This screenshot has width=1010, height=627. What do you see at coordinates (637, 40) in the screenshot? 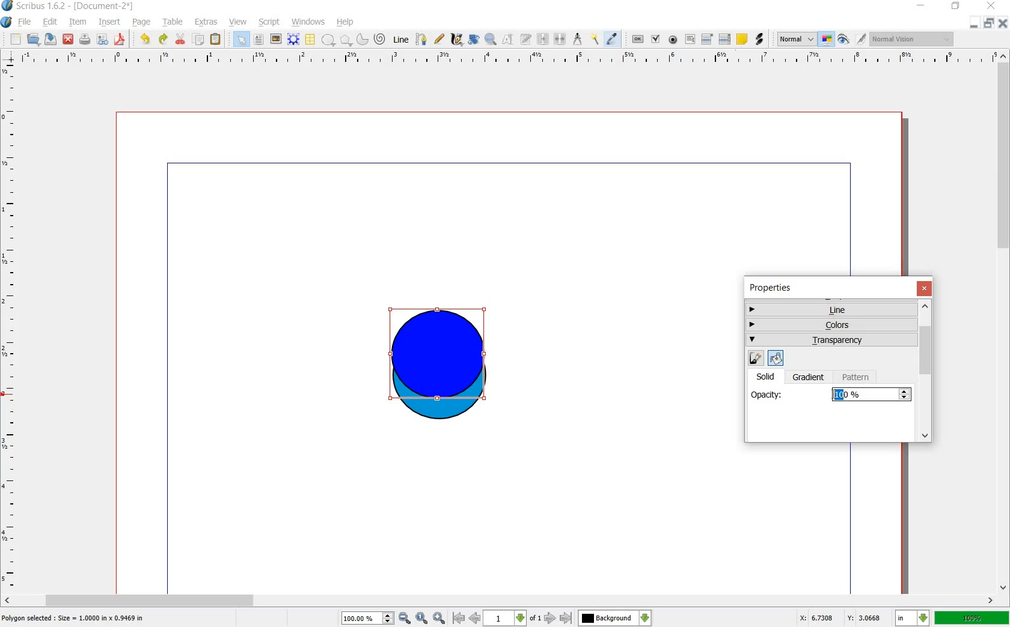
I see `pdf push button` at bounding box center [637, 40].